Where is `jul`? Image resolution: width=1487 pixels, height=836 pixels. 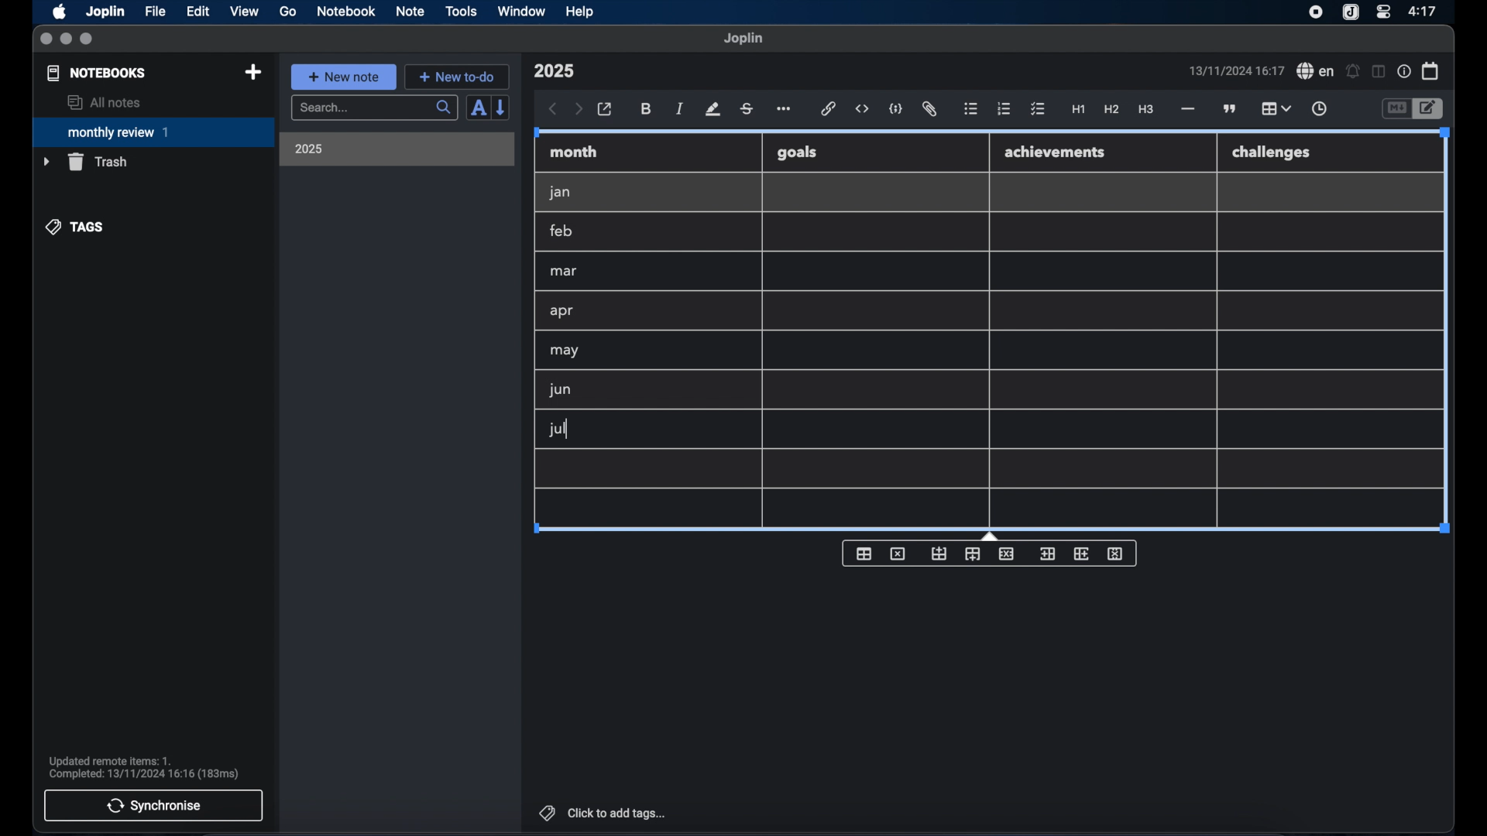
jul is located at coordinates (555, 430).